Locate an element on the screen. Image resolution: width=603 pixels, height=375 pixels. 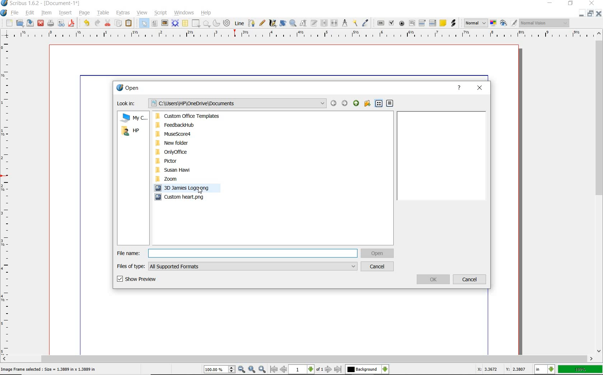
Next Page is located at coordinates (329, 370).